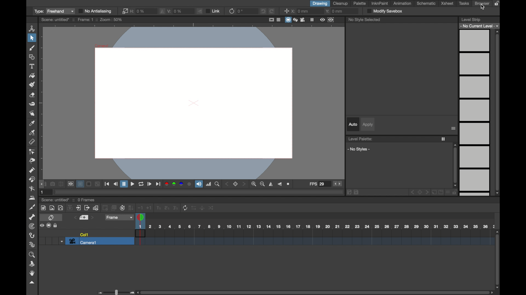  I want to click on v, so click(175, 11).